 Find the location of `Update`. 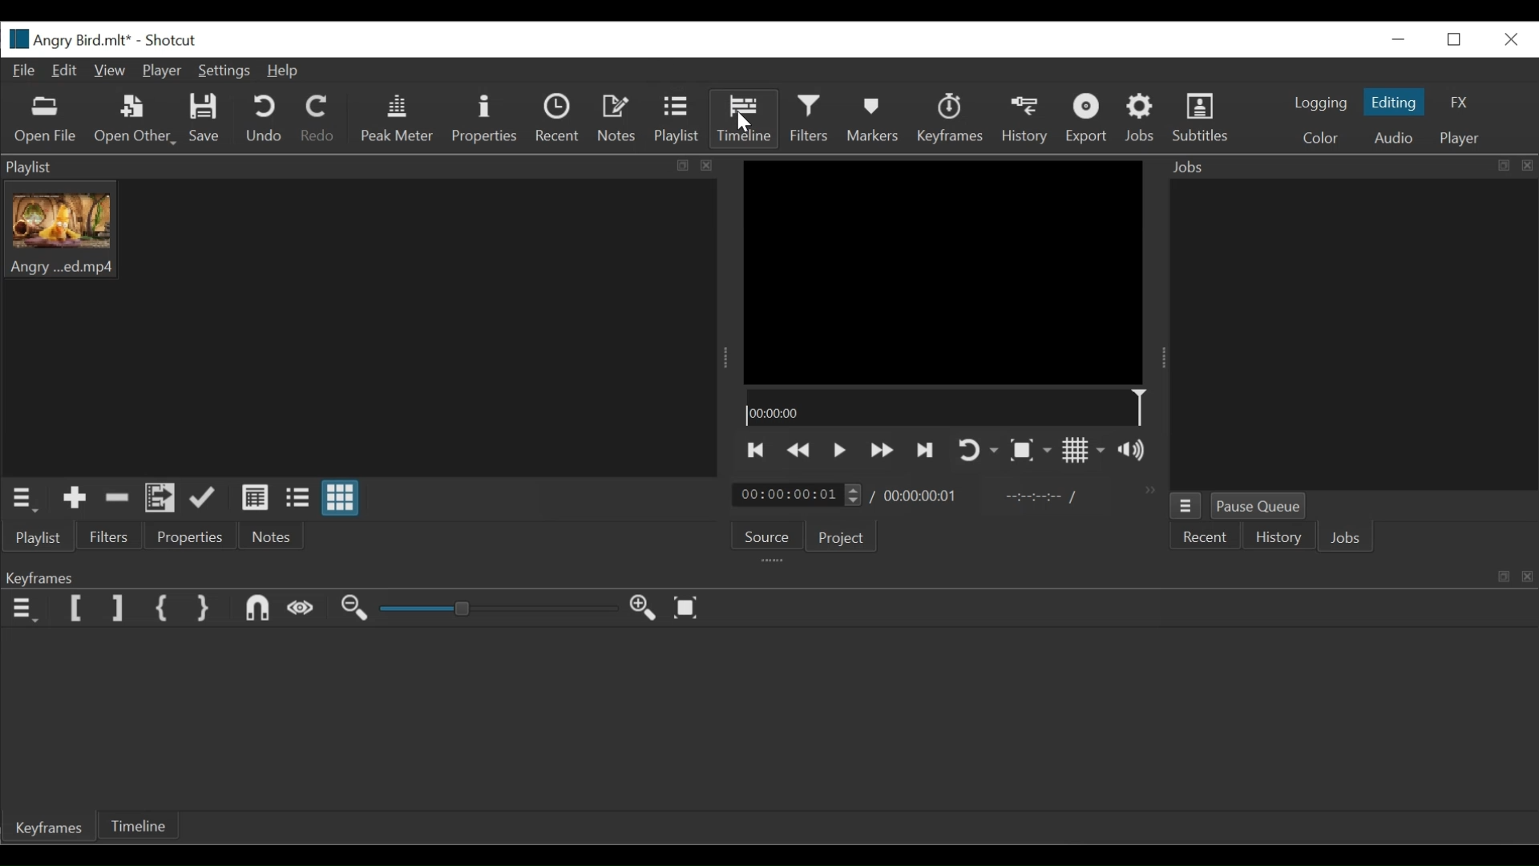

Update is located at coordinates (205, 499).